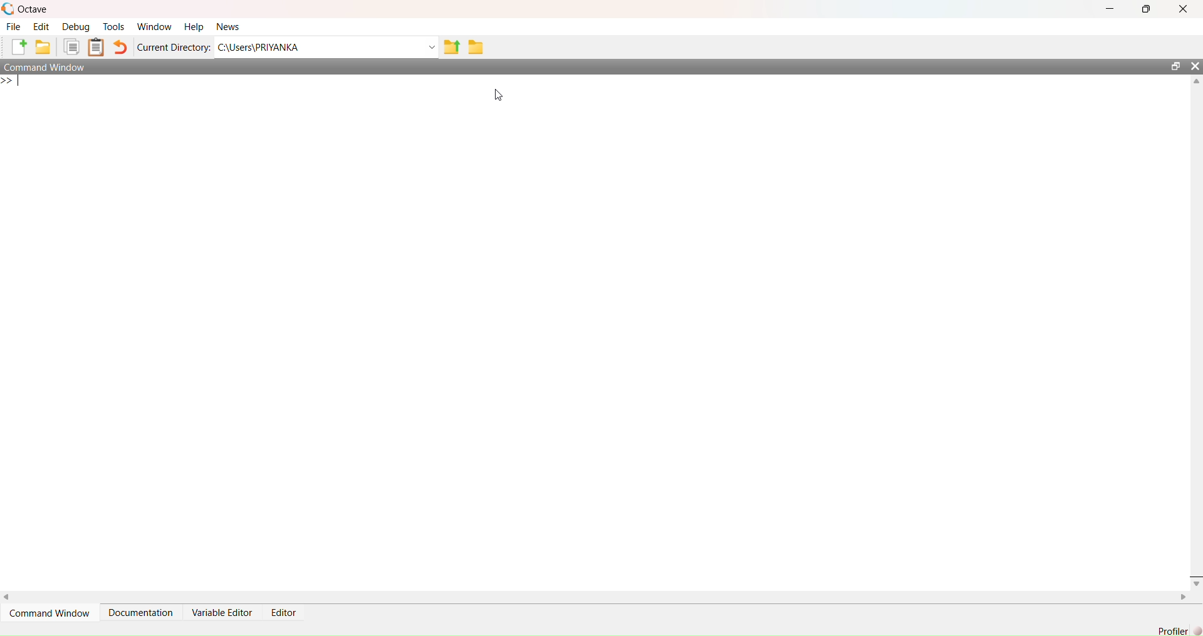 The image size is (1203, 636). What do you see at coordinates (113, 27) in the screenshot?
I see `Tools` at bounding box center [113, 27].